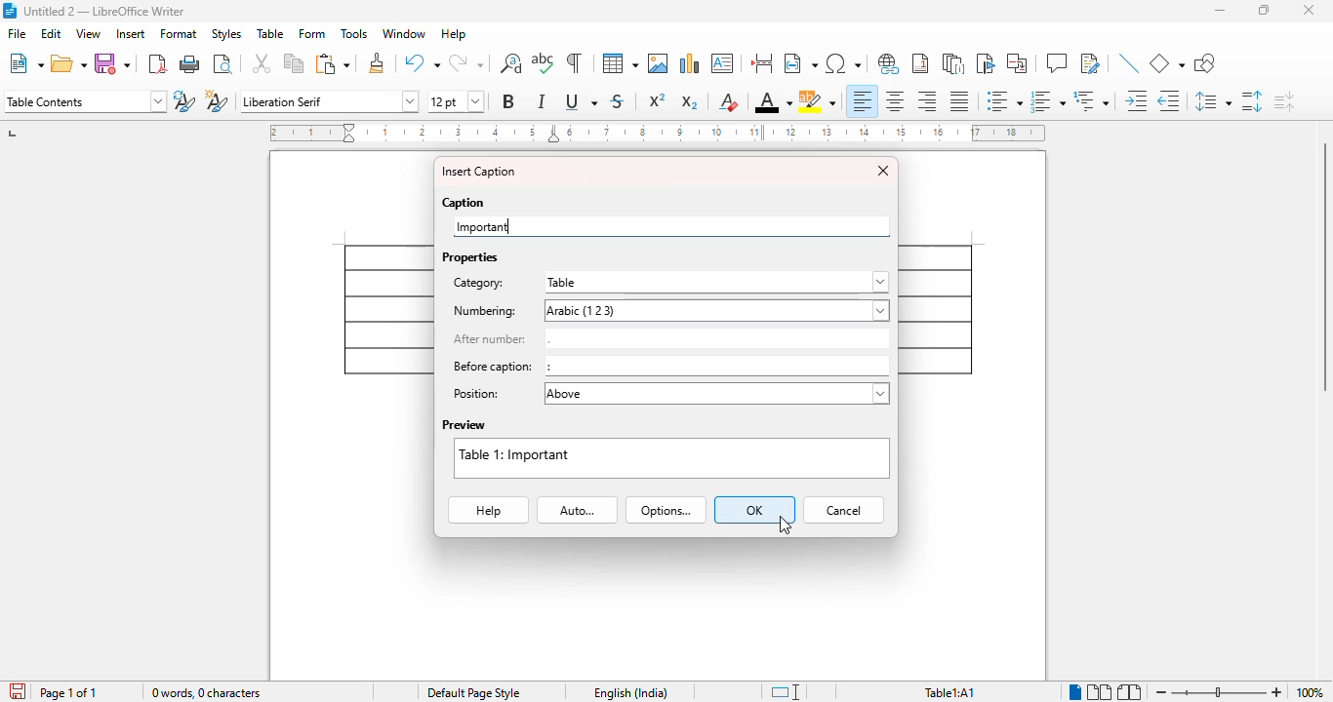 The width and height of the screenshot is (1333, 702). I want to click on cursor, so click(786, 526).